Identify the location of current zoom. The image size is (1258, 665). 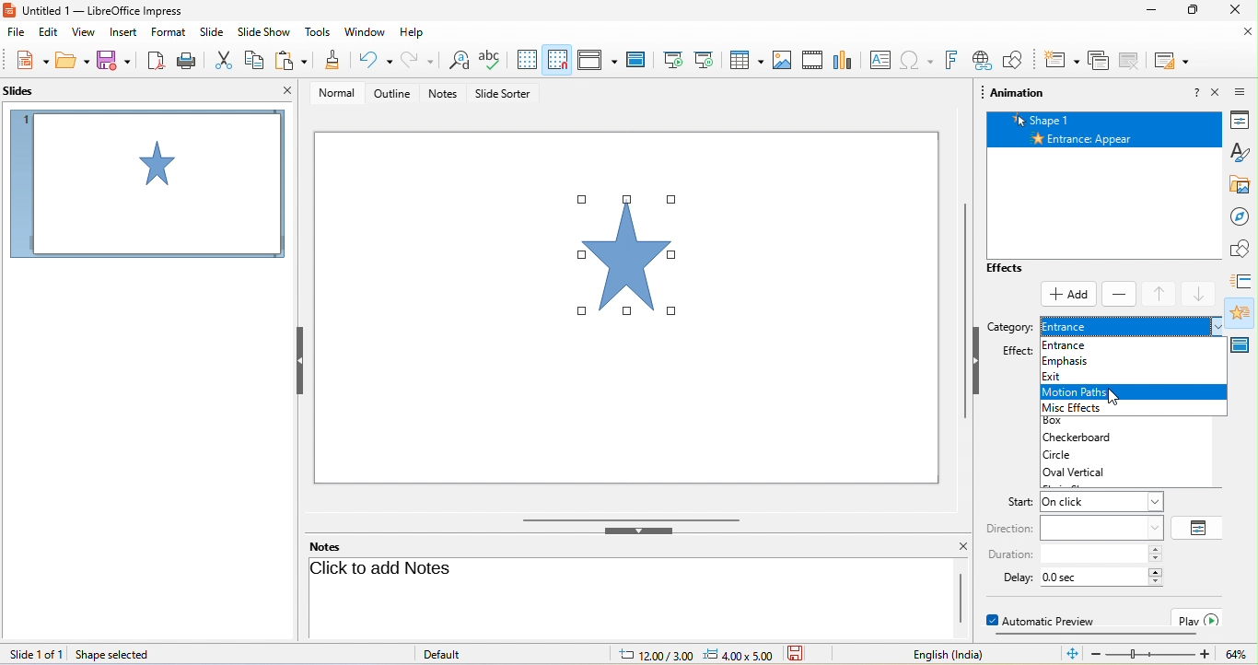
(1236, 654).